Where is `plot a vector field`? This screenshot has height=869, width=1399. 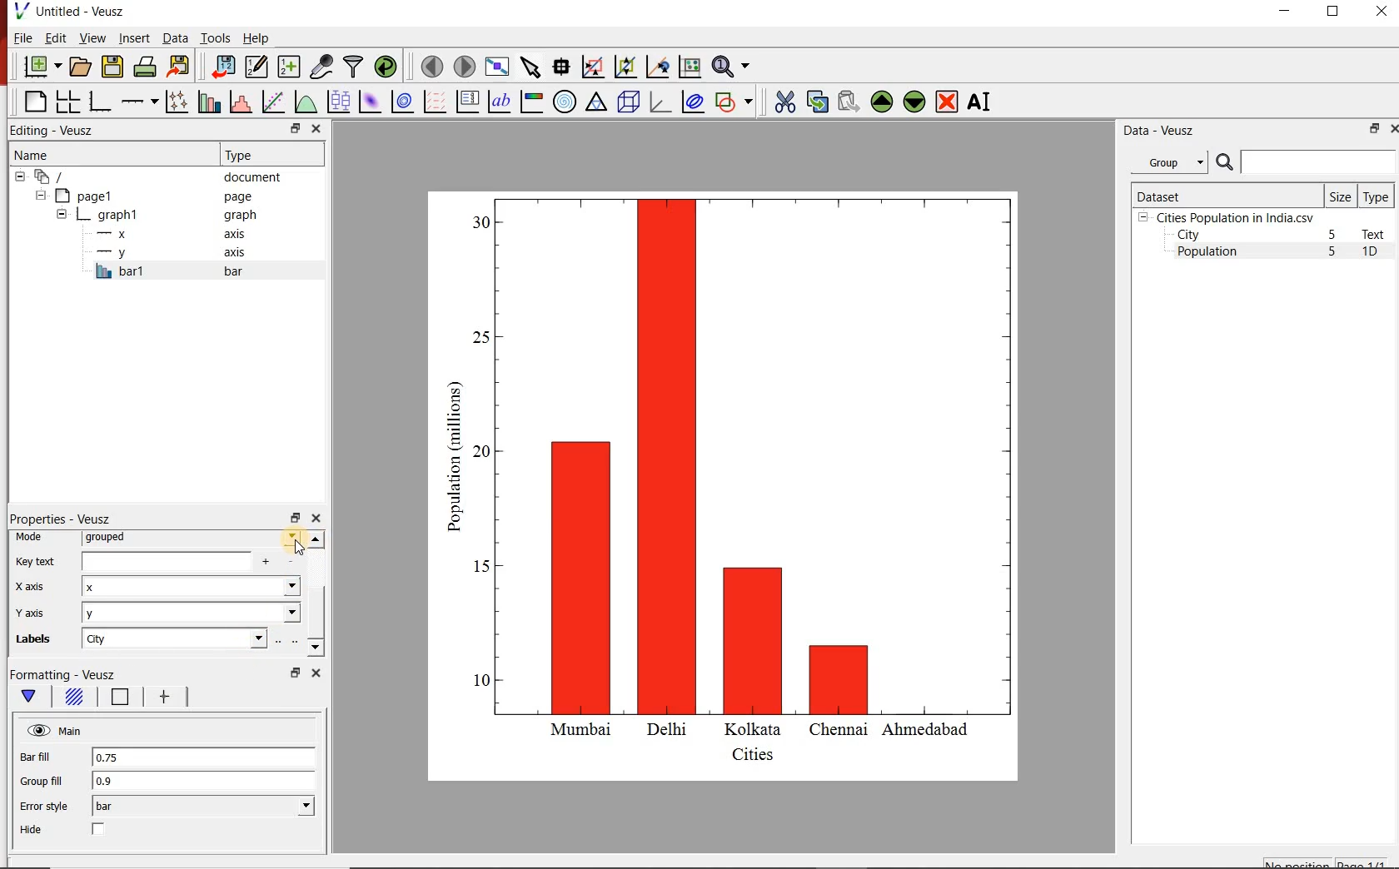
plot a vector field is located at coordinates (433, 101).